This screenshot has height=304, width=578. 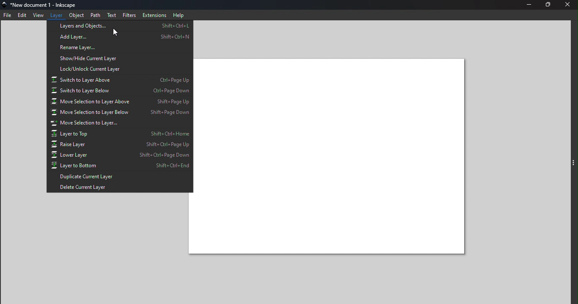 What do you see at coordinates (111, 15) in the screenshot?
I see `Text` at bounding box center [111, 15].